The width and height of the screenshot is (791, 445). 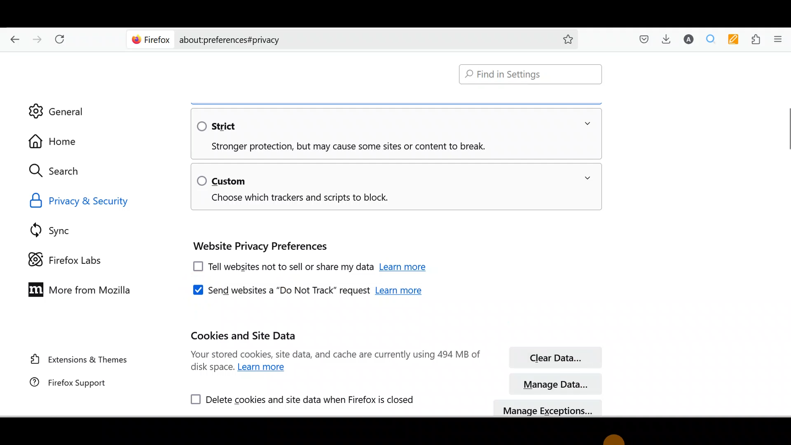 What do you see at coordinates (531, 75) in the screenshot?
I see `Find in Settings` at bounding box center [531, 75].